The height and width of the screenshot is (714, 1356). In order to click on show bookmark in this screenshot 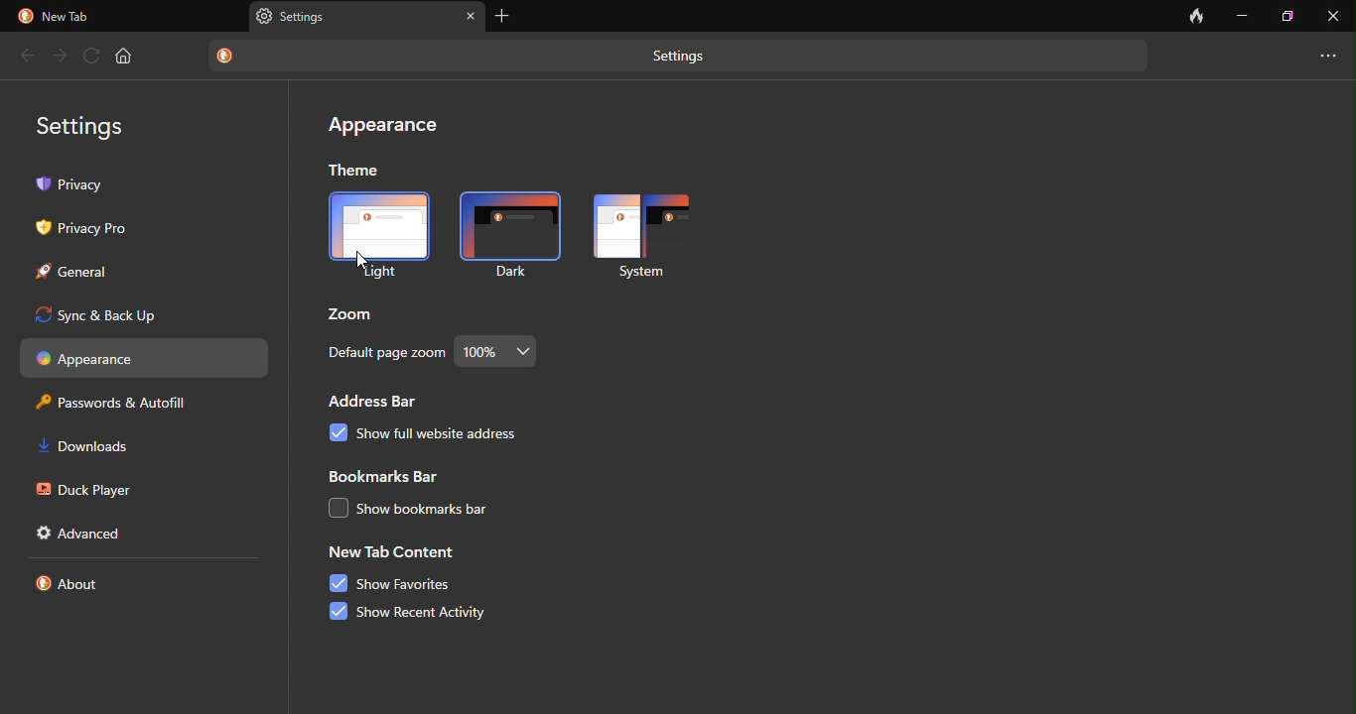, I will do `click(444, 511)`.